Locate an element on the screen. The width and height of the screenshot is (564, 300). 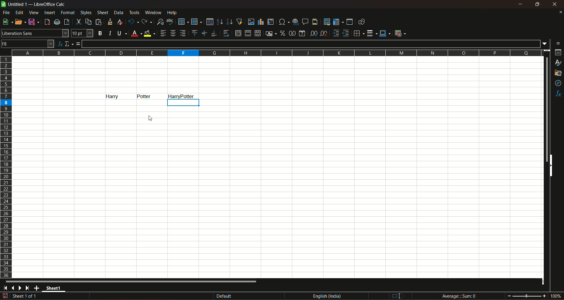
text is located at coordinates (145, 96).